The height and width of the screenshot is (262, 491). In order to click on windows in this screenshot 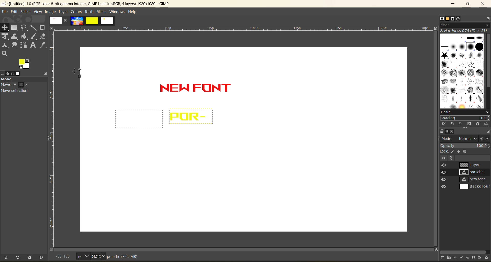, I will do `click(117, 12)`.